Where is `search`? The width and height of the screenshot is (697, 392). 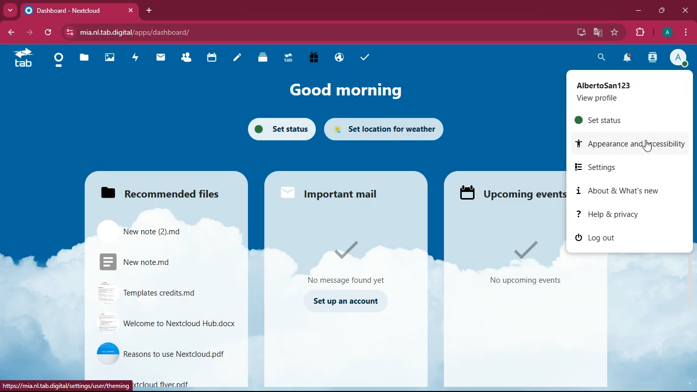 search is located at coordinates (599, 57).